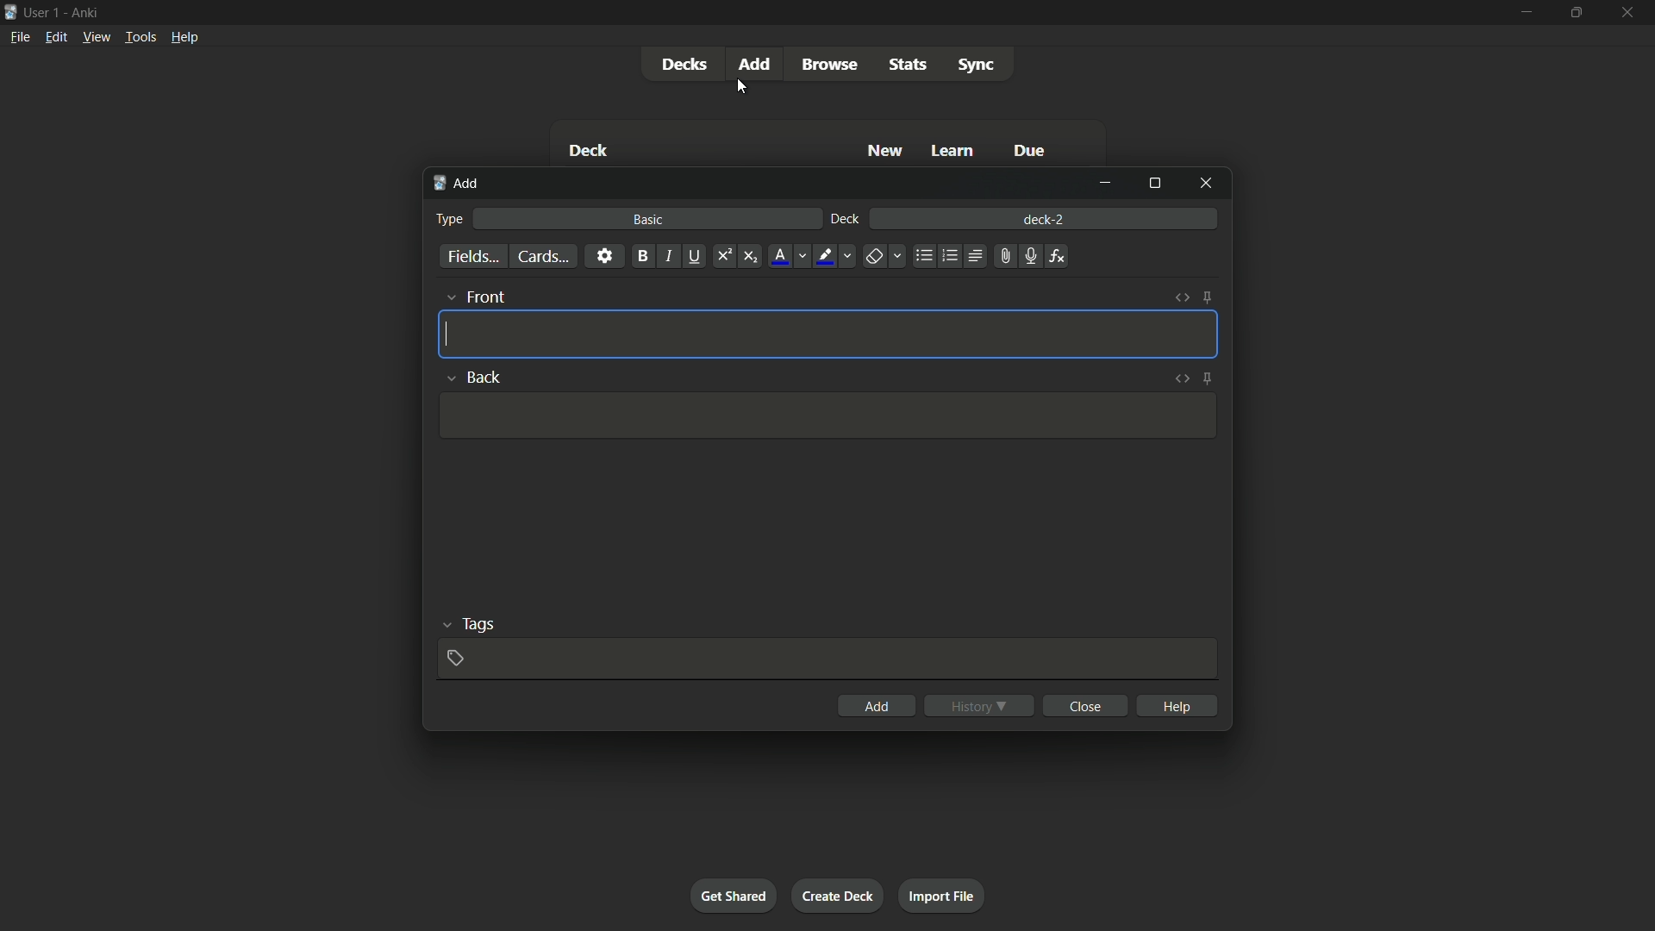 Image resolution: width=1655 pixels, height=931 pixels. Describe the element at coordinates (1209, 298) in the screenshot. I see `toggle sticky` at that location.